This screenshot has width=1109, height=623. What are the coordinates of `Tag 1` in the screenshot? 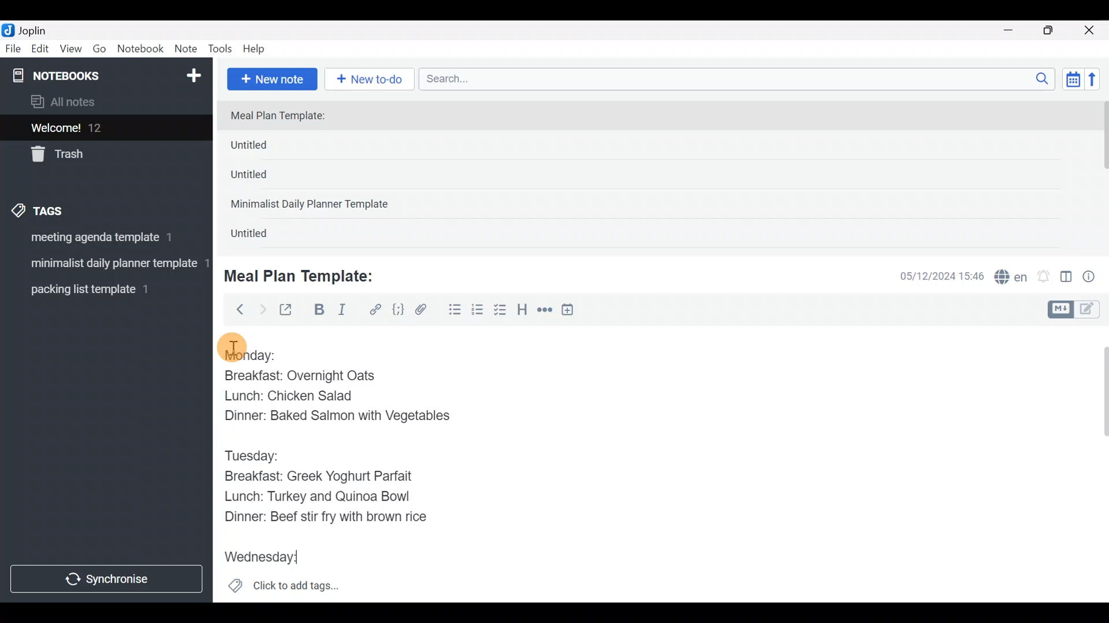 It's located at (103, 241).